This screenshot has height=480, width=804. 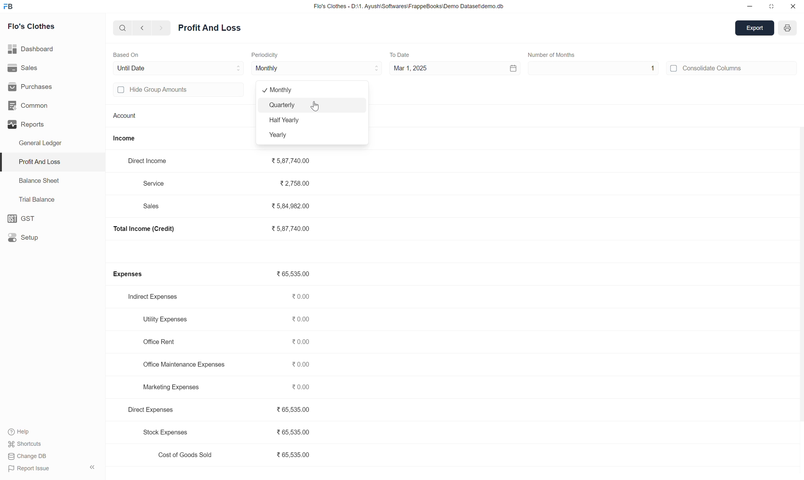 What do you see at coordinates (34, 49) in the screenshot?
I see `Dashboard` at bounding box center [34, 49].